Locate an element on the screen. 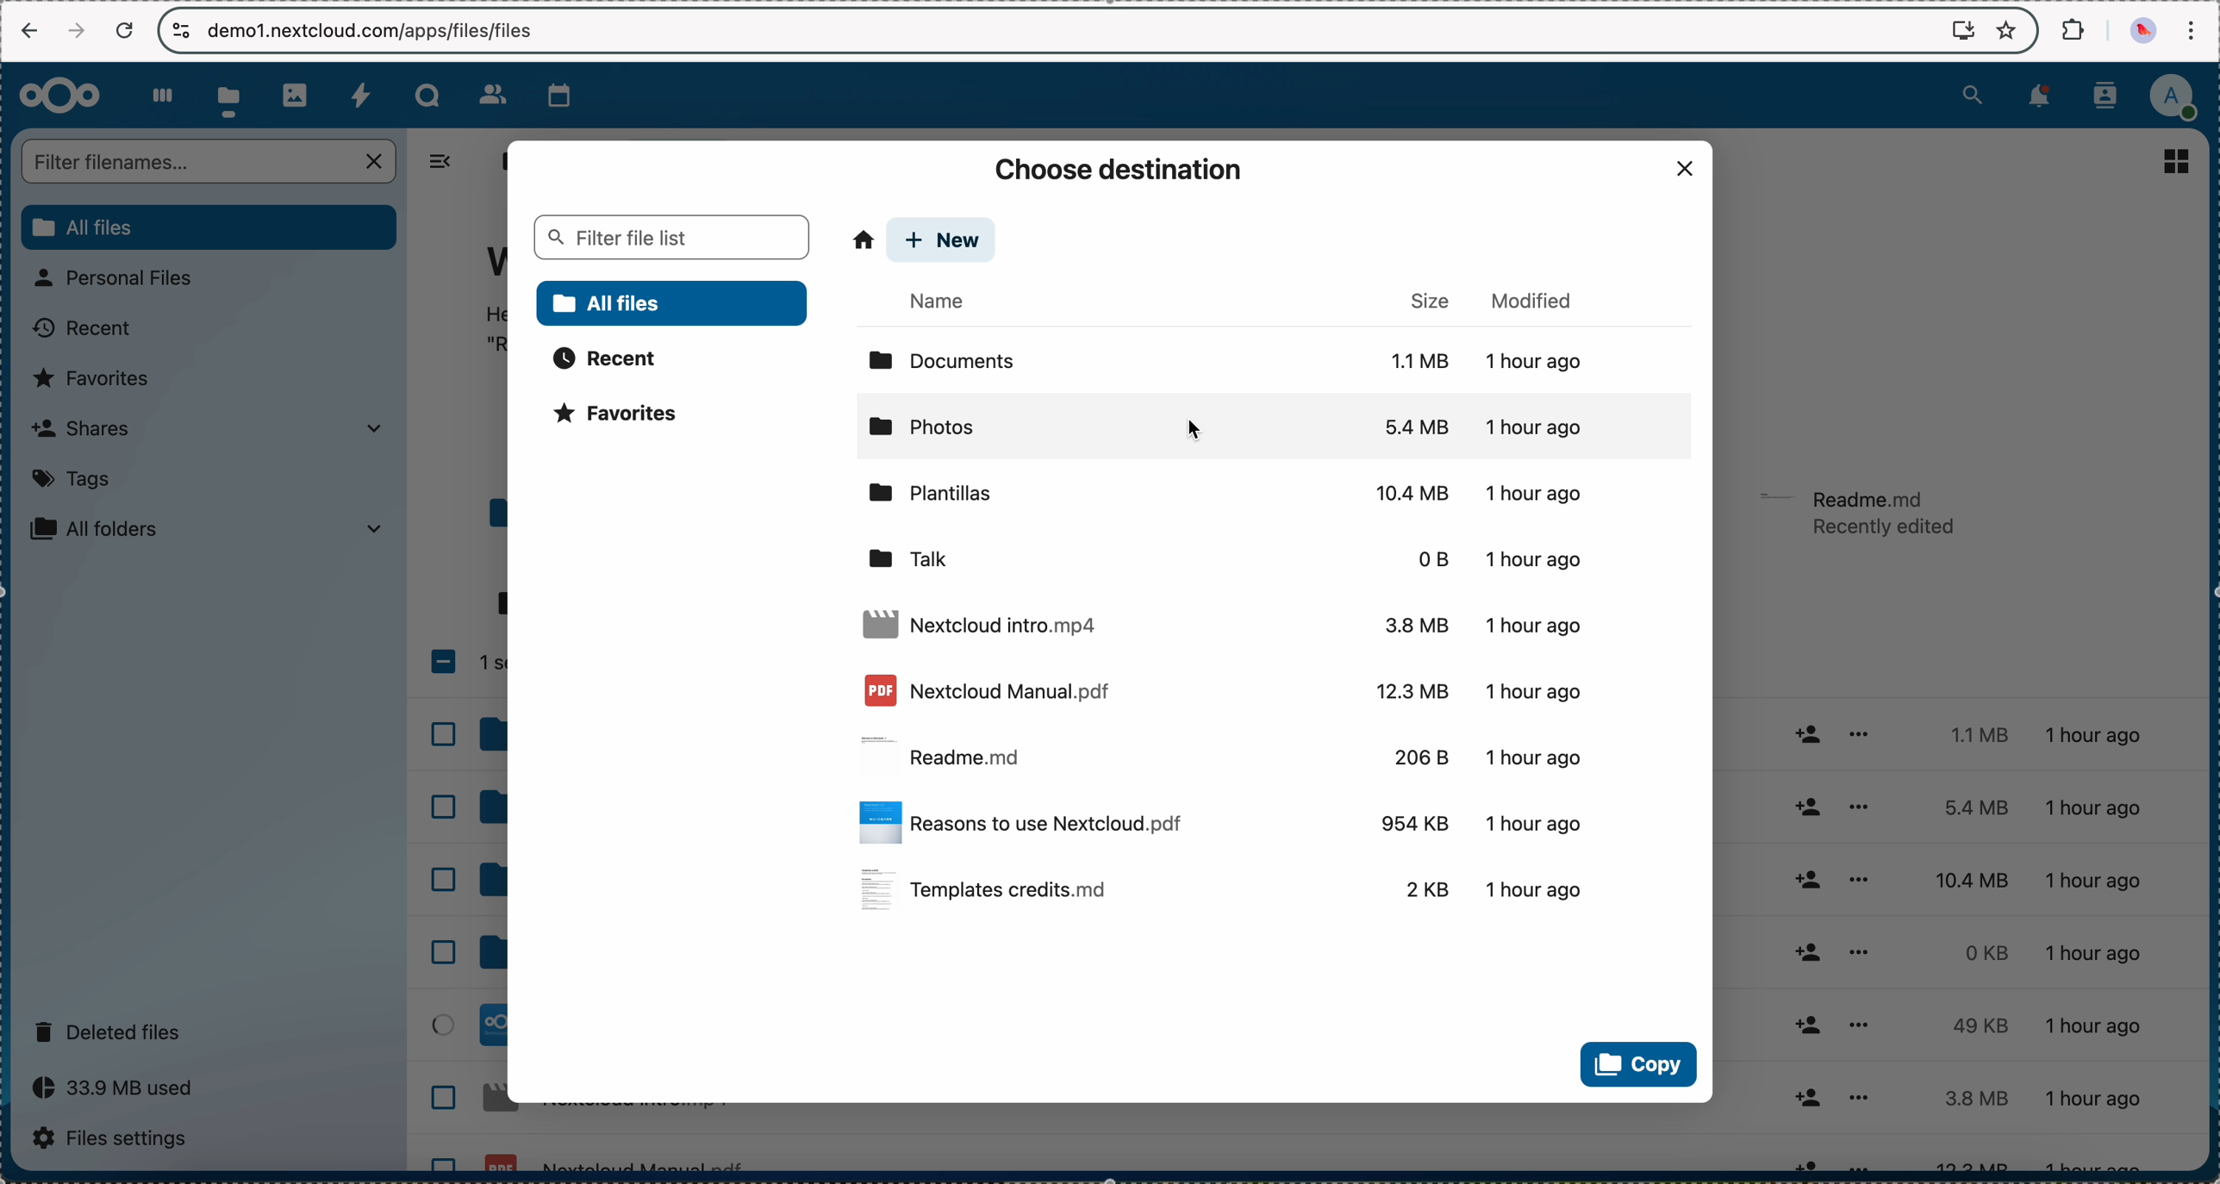  file is located at coordinates (1239, 750).